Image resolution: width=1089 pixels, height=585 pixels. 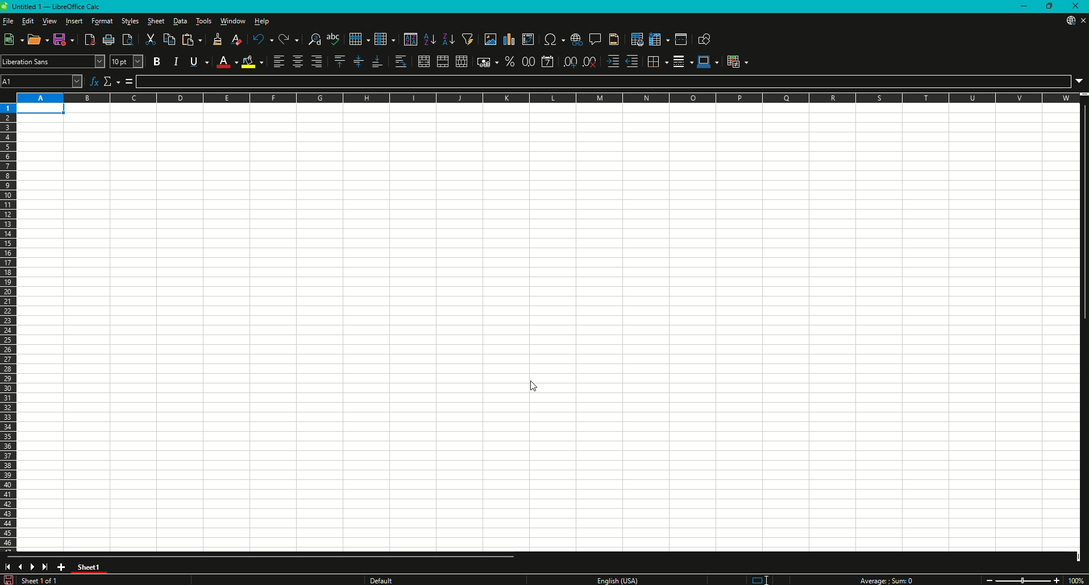 I want to click on Print, so click(x=109, y=39).